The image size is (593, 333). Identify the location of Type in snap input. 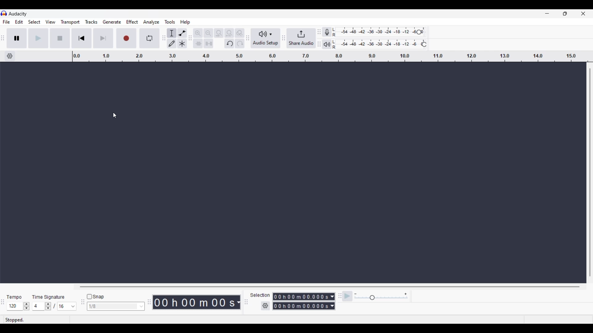
(112, 306).